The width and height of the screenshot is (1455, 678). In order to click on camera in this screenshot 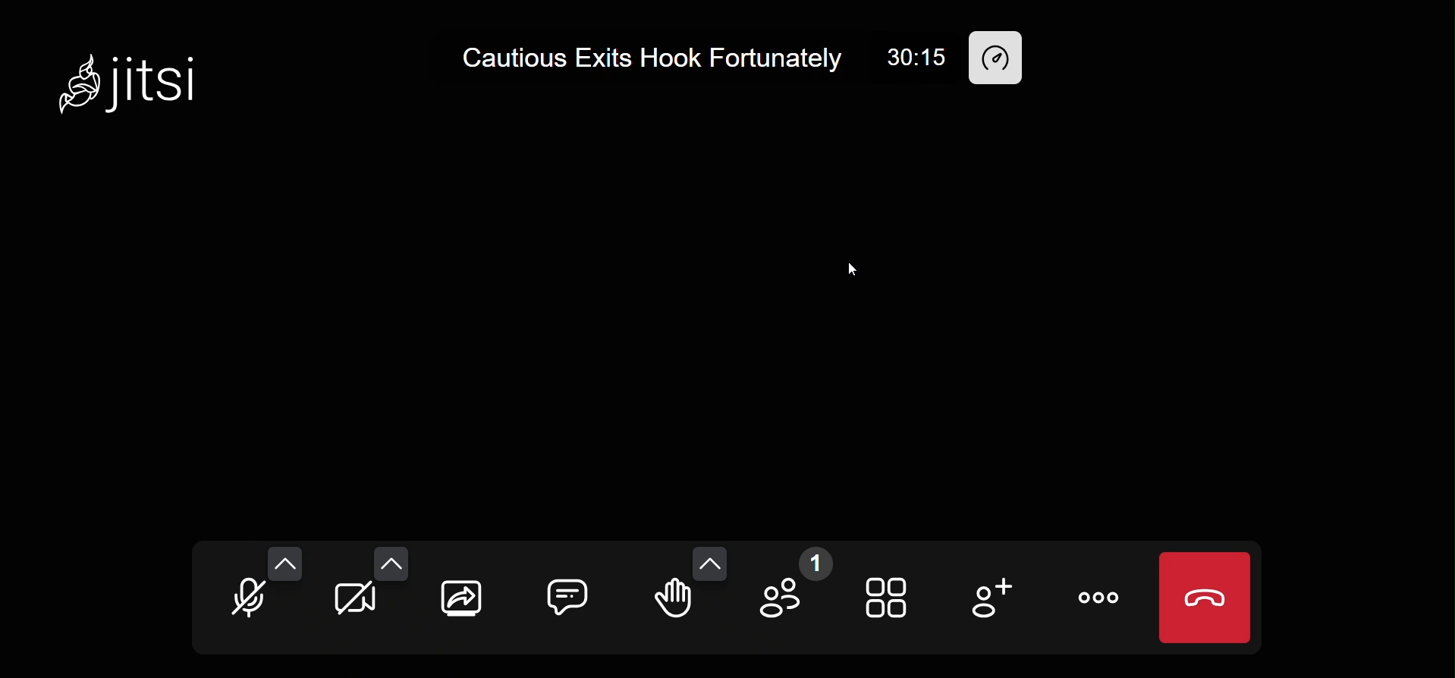, I will do `click(353, 601)`.